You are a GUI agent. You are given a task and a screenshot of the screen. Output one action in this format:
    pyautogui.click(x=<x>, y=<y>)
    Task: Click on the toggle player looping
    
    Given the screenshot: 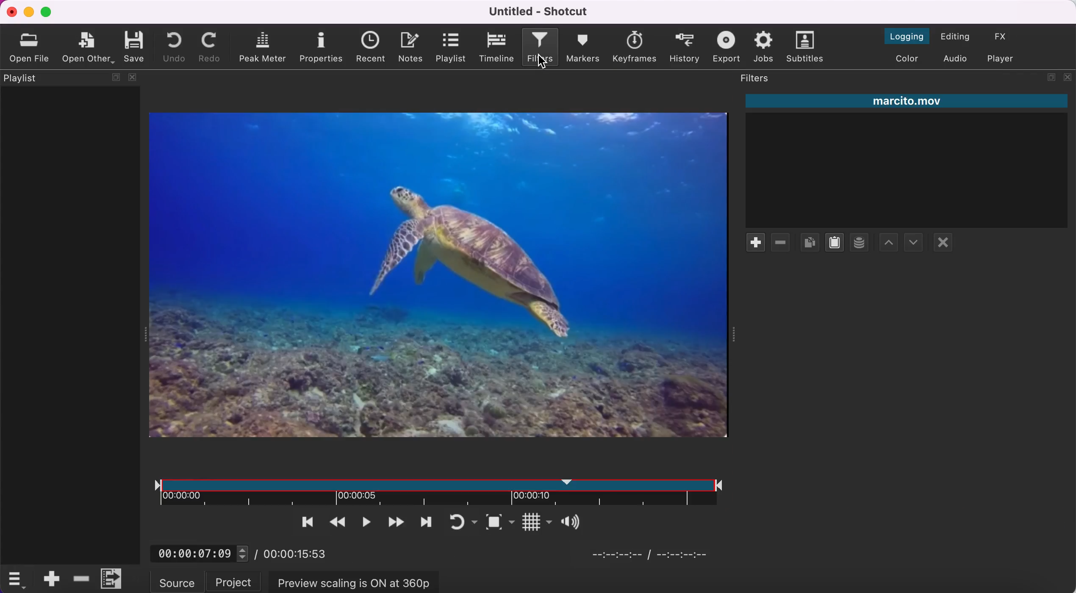 What is the action you would take?
    pyautogui.click(x=452, y=521)
    